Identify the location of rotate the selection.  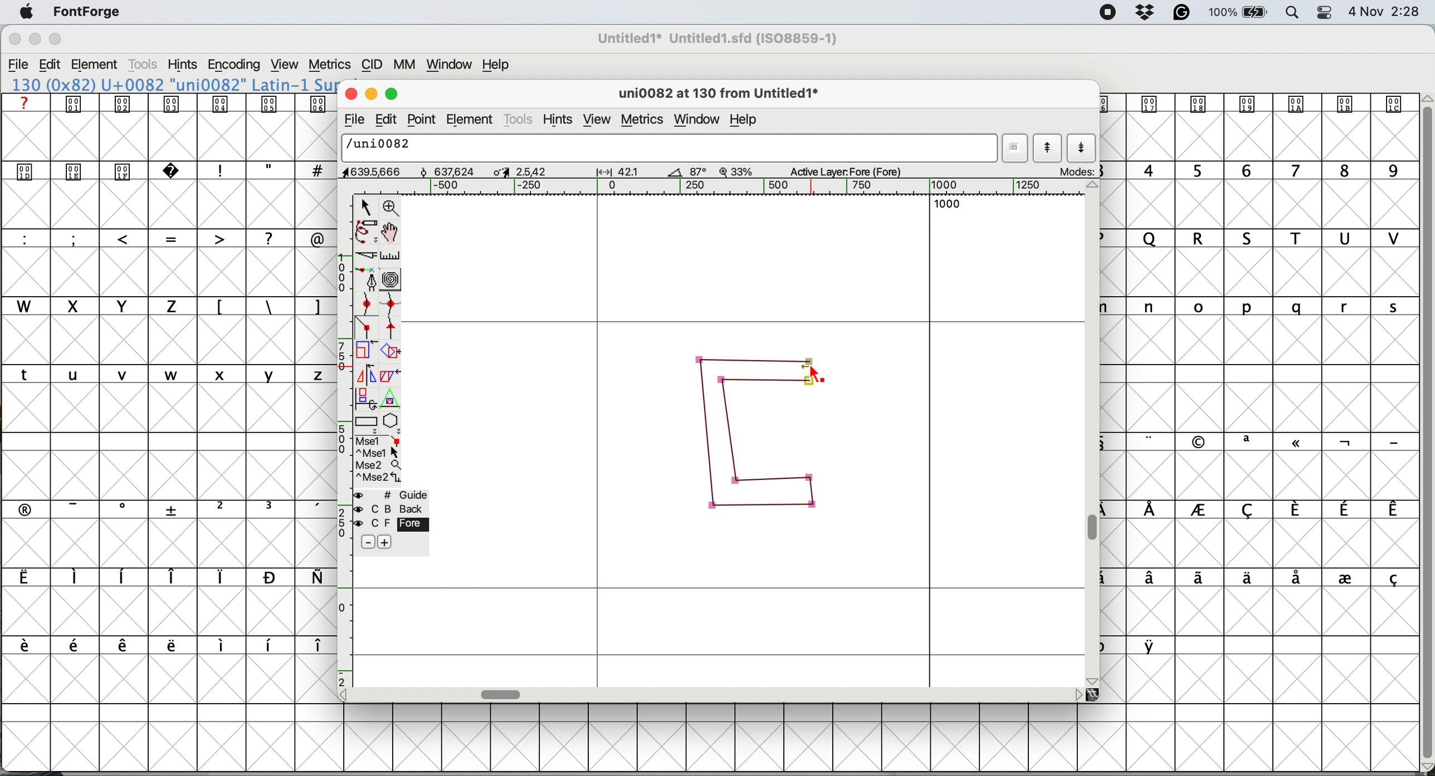
(391, 353).